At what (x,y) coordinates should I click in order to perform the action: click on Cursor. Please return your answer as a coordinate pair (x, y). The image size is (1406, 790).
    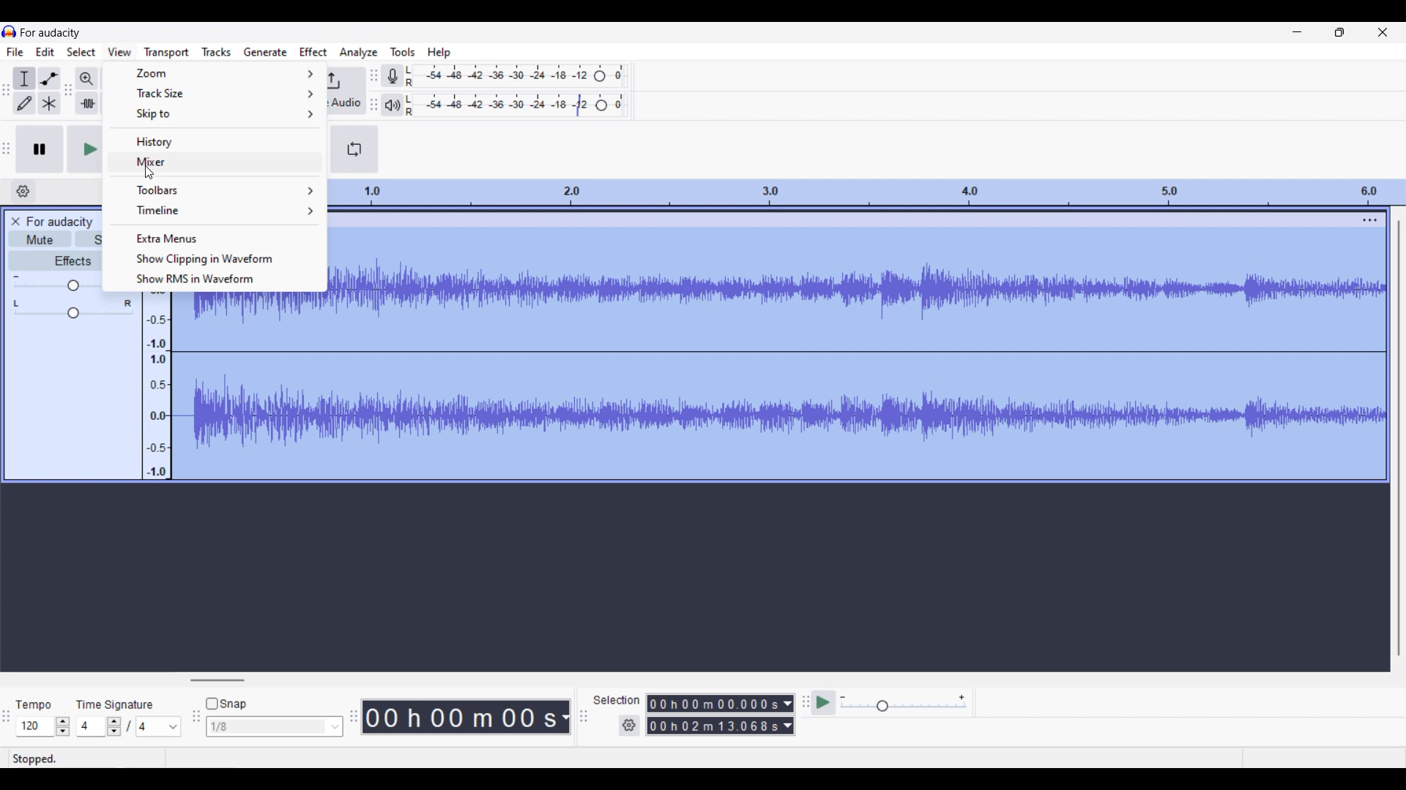
    Looking at the image, I should click on (150, 173).